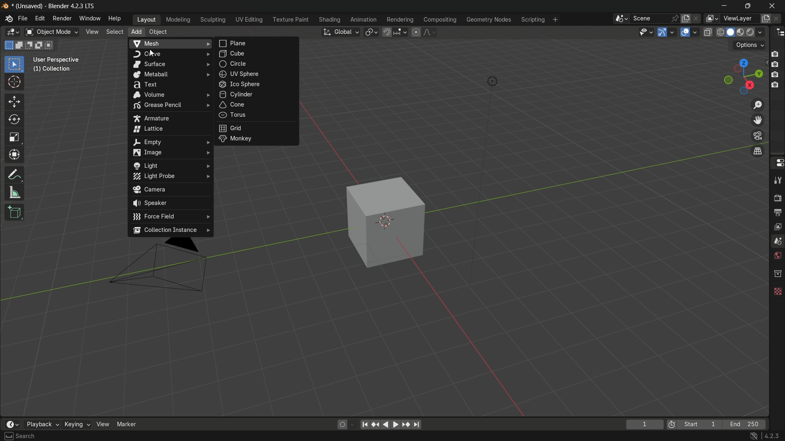 The width and height of the screenshot is (785, 441). I want to click on new selection, so click(9, 45).